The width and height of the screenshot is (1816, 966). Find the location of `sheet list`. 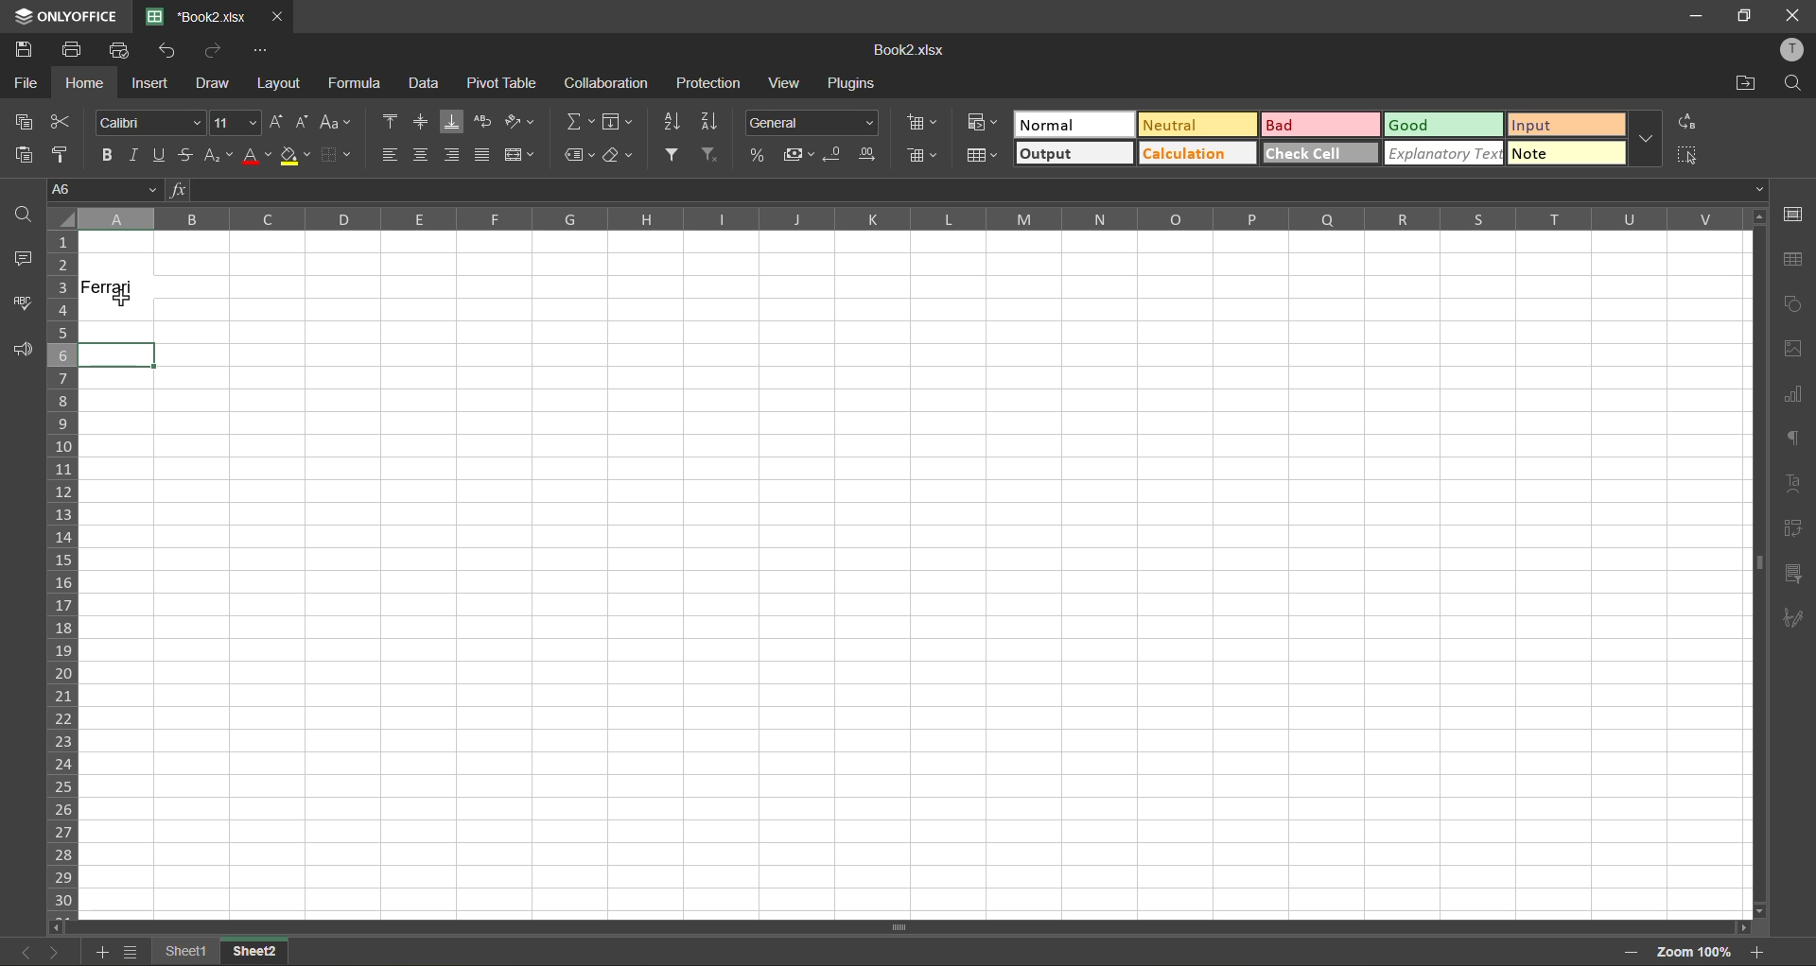

sheet list is located at coordinates (131, 951).